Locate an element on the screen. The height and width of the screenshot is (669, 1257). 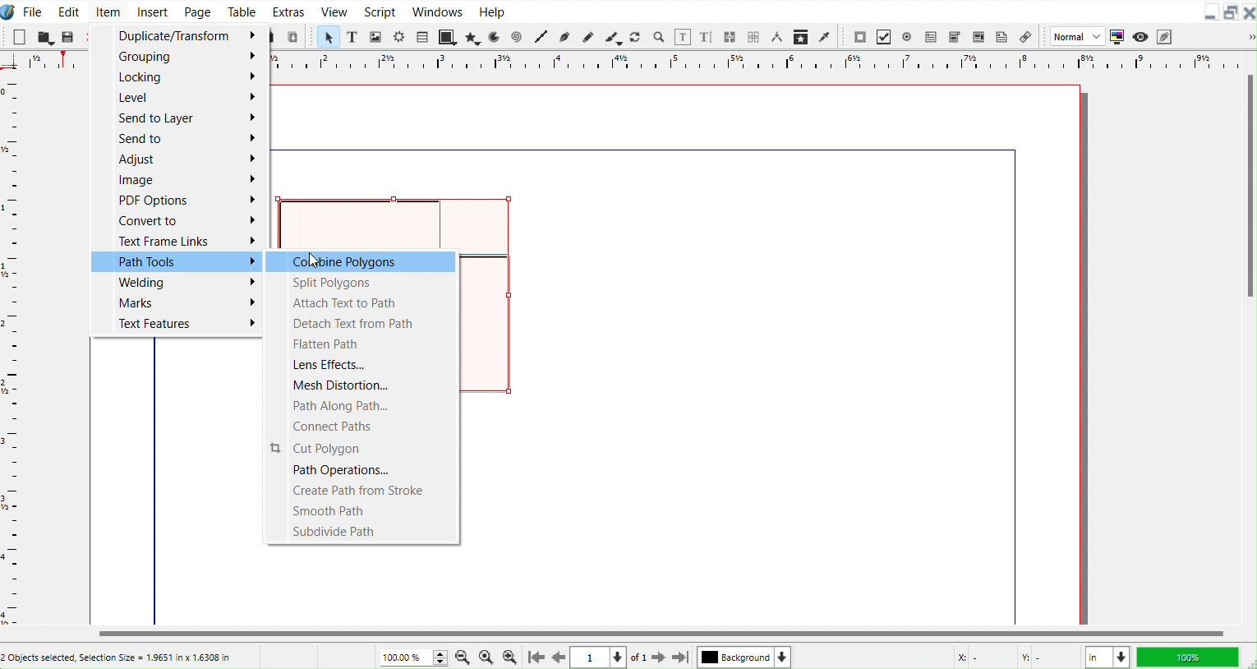
Image Frame is located at coordinates (376, 36).